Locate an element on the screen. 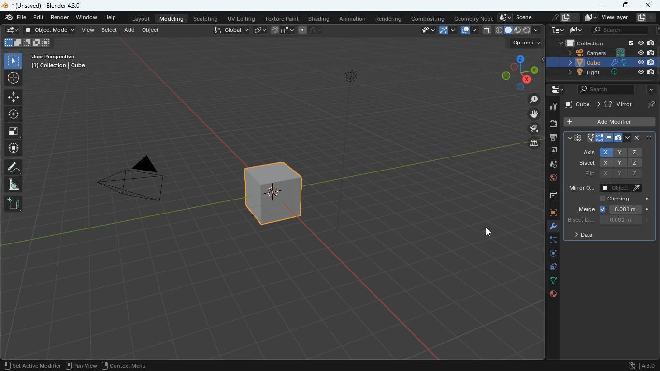 The height and width of the screenshot is (371, 660). link is located at coordinates (261, 30).